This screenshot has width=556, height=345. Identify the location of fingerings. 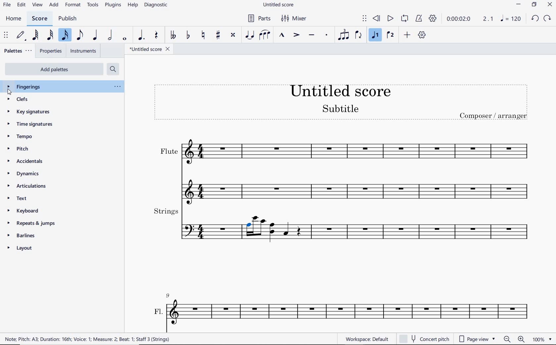
(55, 86).